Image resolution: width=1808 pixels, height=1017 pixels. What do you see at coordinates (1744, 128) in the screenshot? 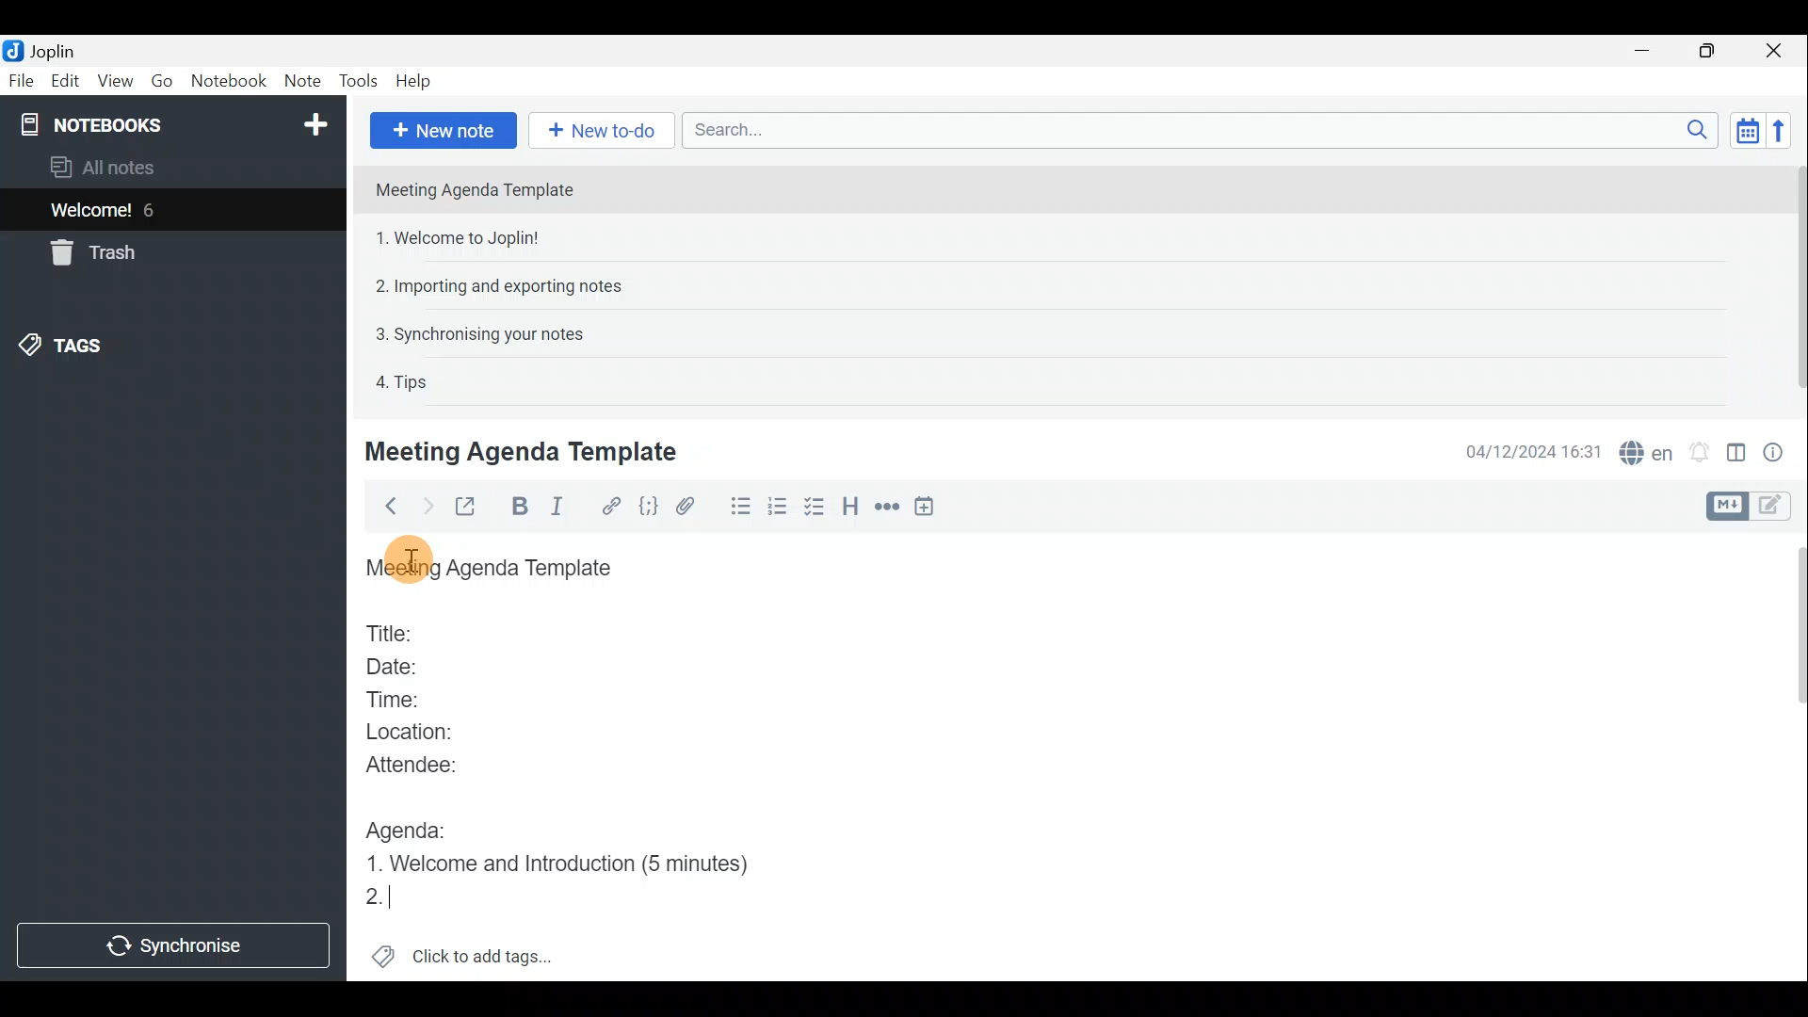
I see `Toggle sort order` at bounding box center [1744, 128].